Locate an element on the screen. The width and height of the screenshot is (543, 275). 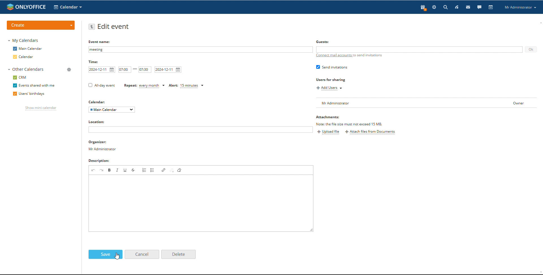
create is located at coordinates (41, 25).